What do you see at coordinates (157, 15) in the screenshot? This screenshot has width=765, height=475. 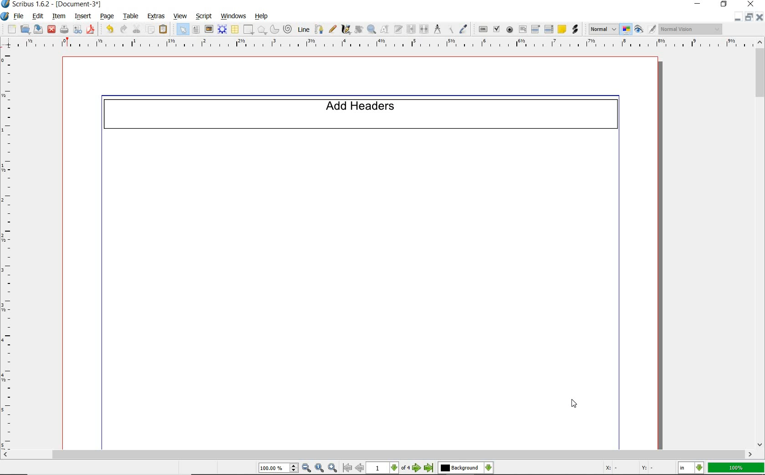 I see `extras` at bounding box center [157, 15].